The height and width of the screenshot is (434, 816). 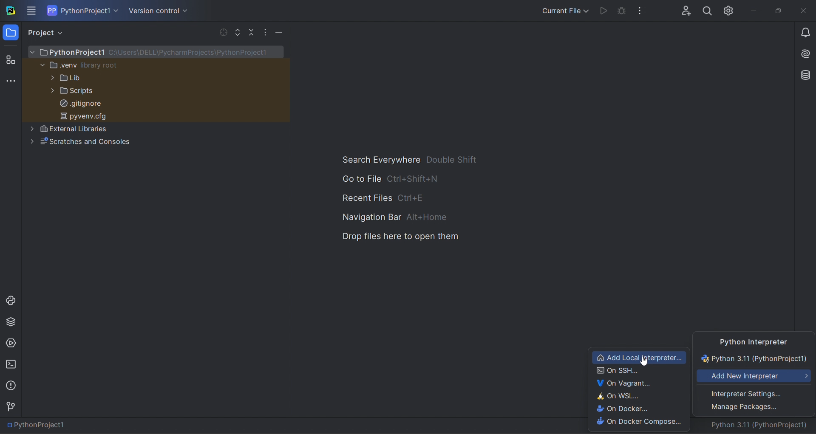 What do you see at coordinates (10, 59) in the screenshot?
I see `structure` at bounding box center [10, 59].